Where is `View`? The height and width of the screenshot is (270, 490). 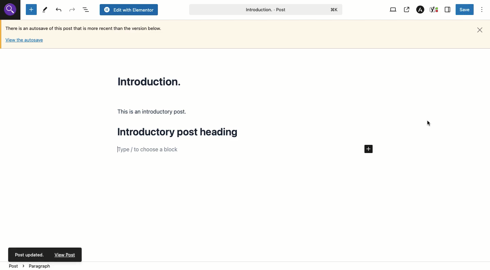
View is located at coordinates (394, 10).